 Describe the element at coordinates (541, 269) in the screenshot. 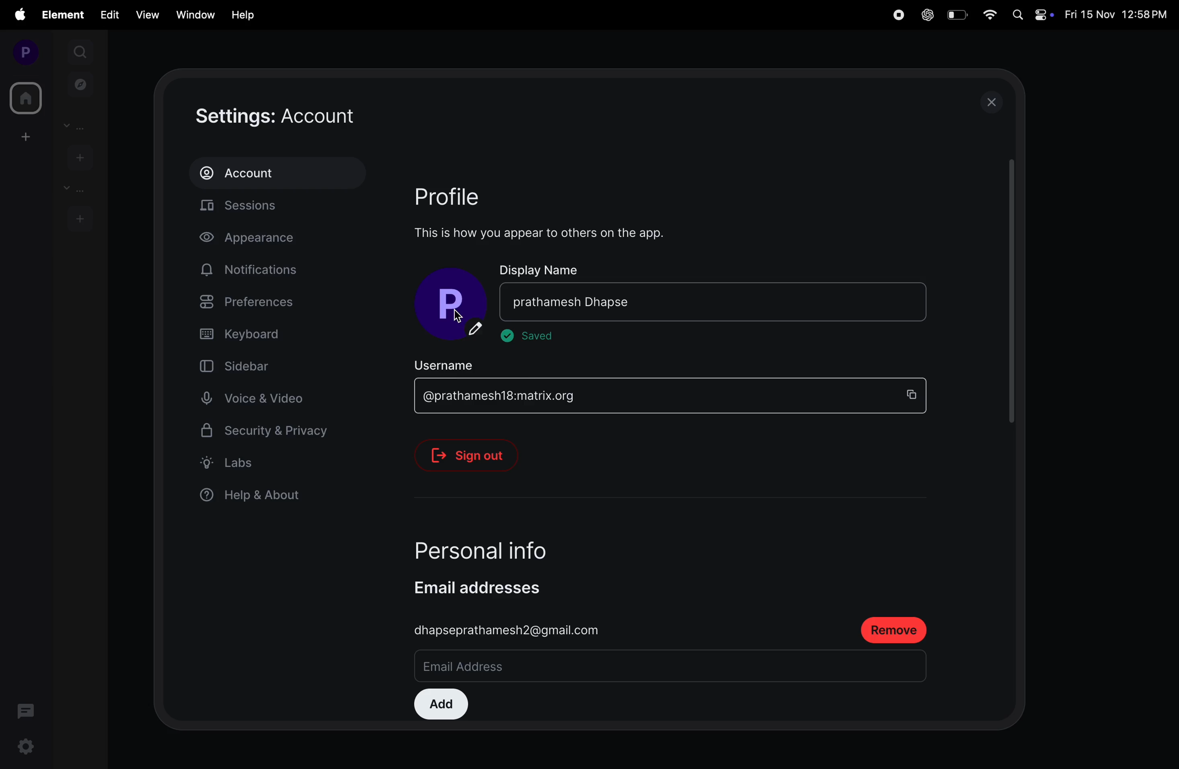

I see `Display name` at that location.